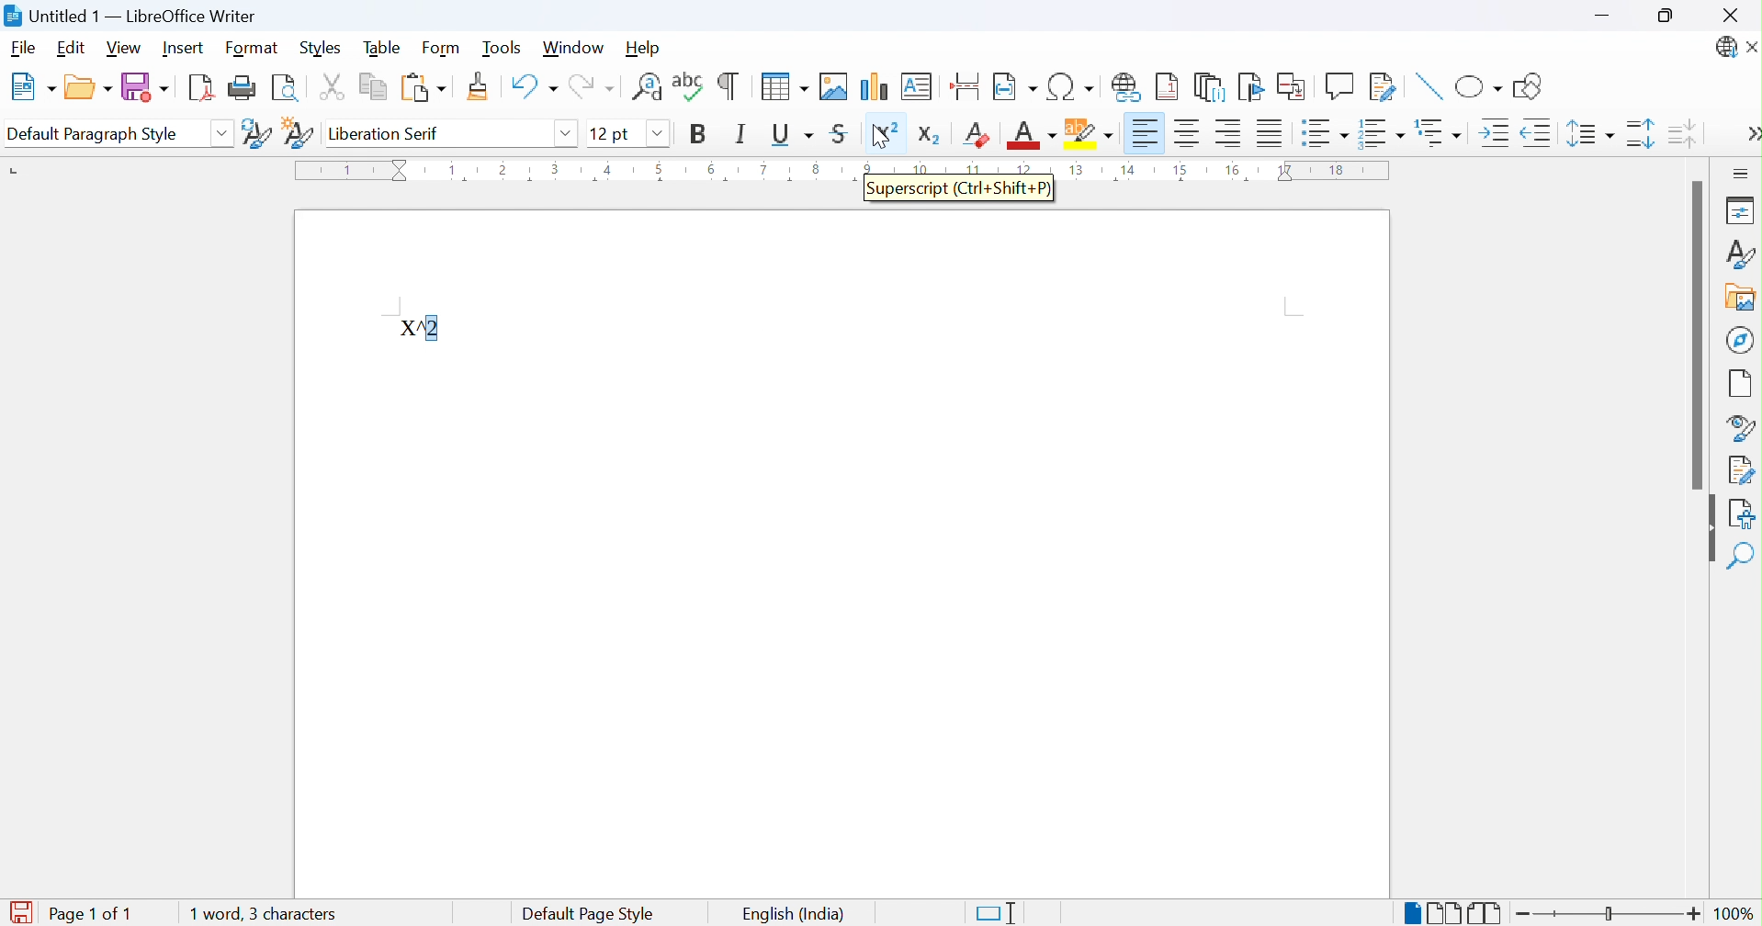 Image resolution: width=1762 pixels, height=926 pixels. I want to click on INcrease paragraph sacing, so click(1641, 133).